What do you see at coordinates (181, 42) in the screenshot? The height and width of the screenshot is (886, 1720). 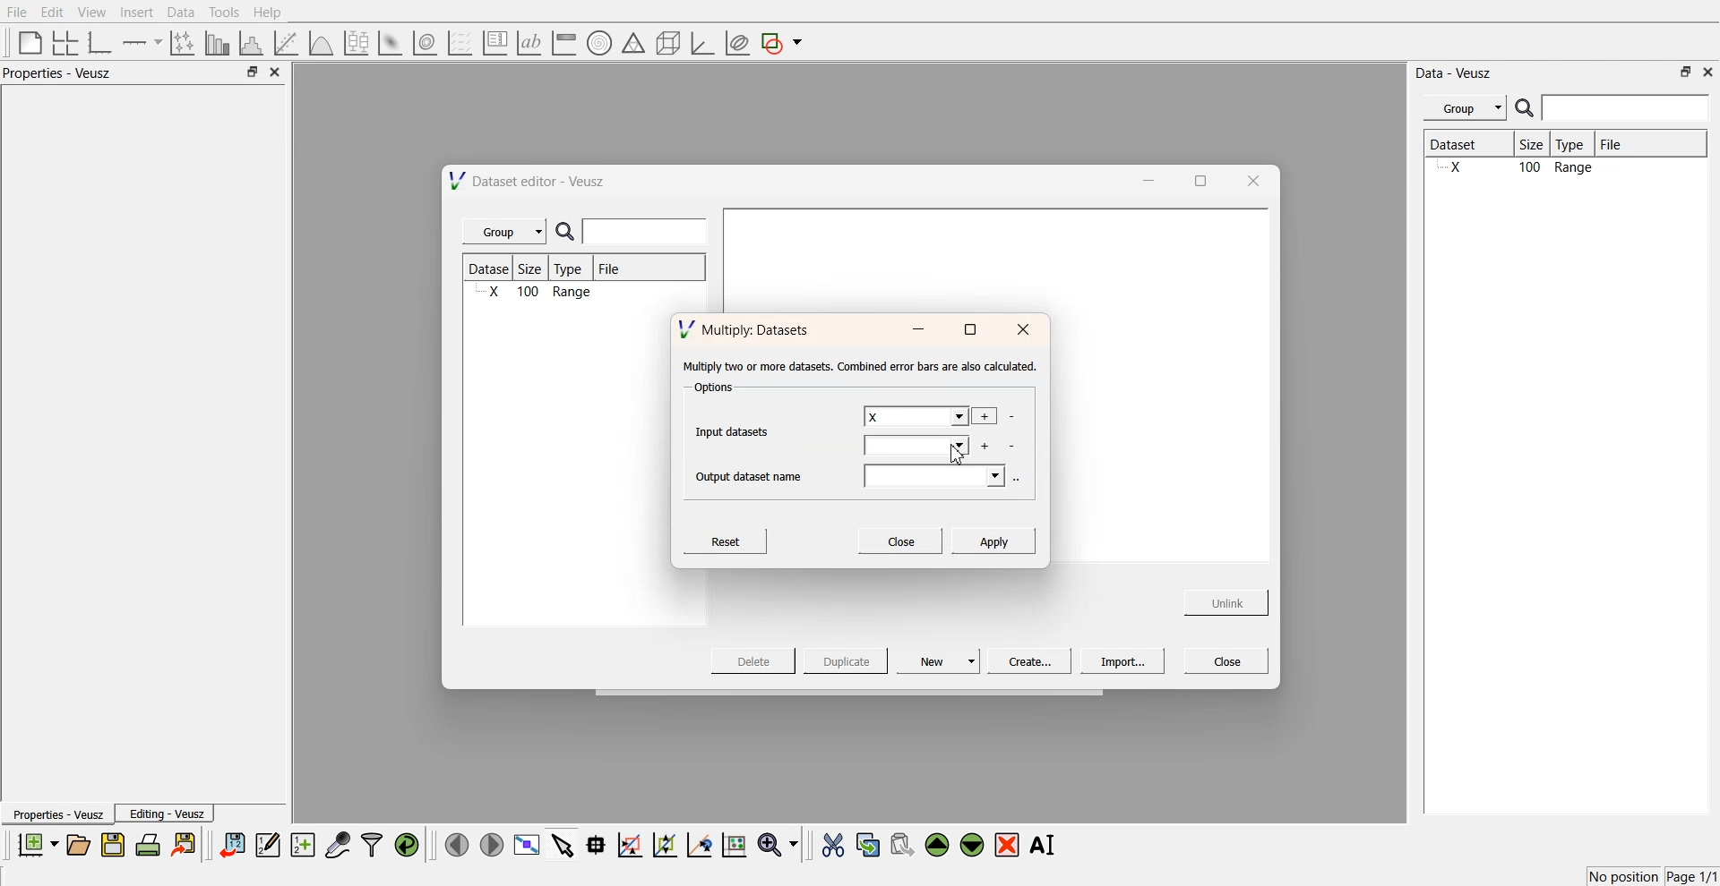 I see `plot points with non-orthogonal axes` at bounding box center [181, 42].